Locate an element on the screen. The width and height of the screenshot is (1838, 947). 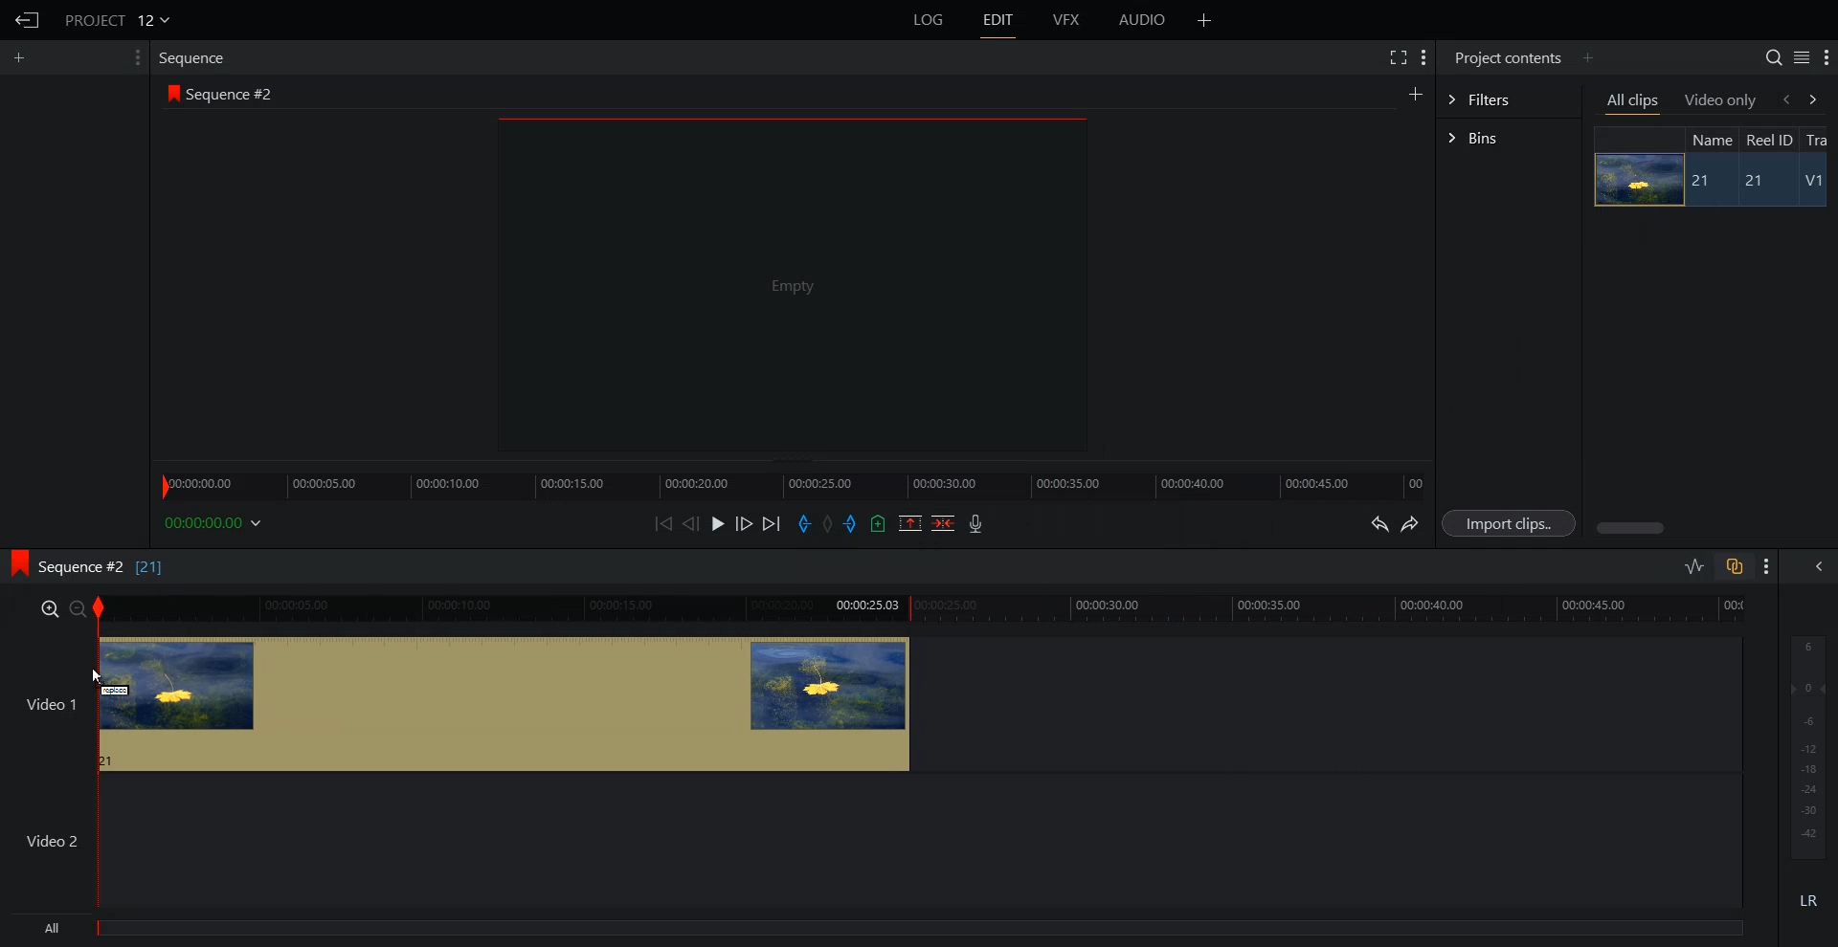
logo is located at coordinates (169, 93).